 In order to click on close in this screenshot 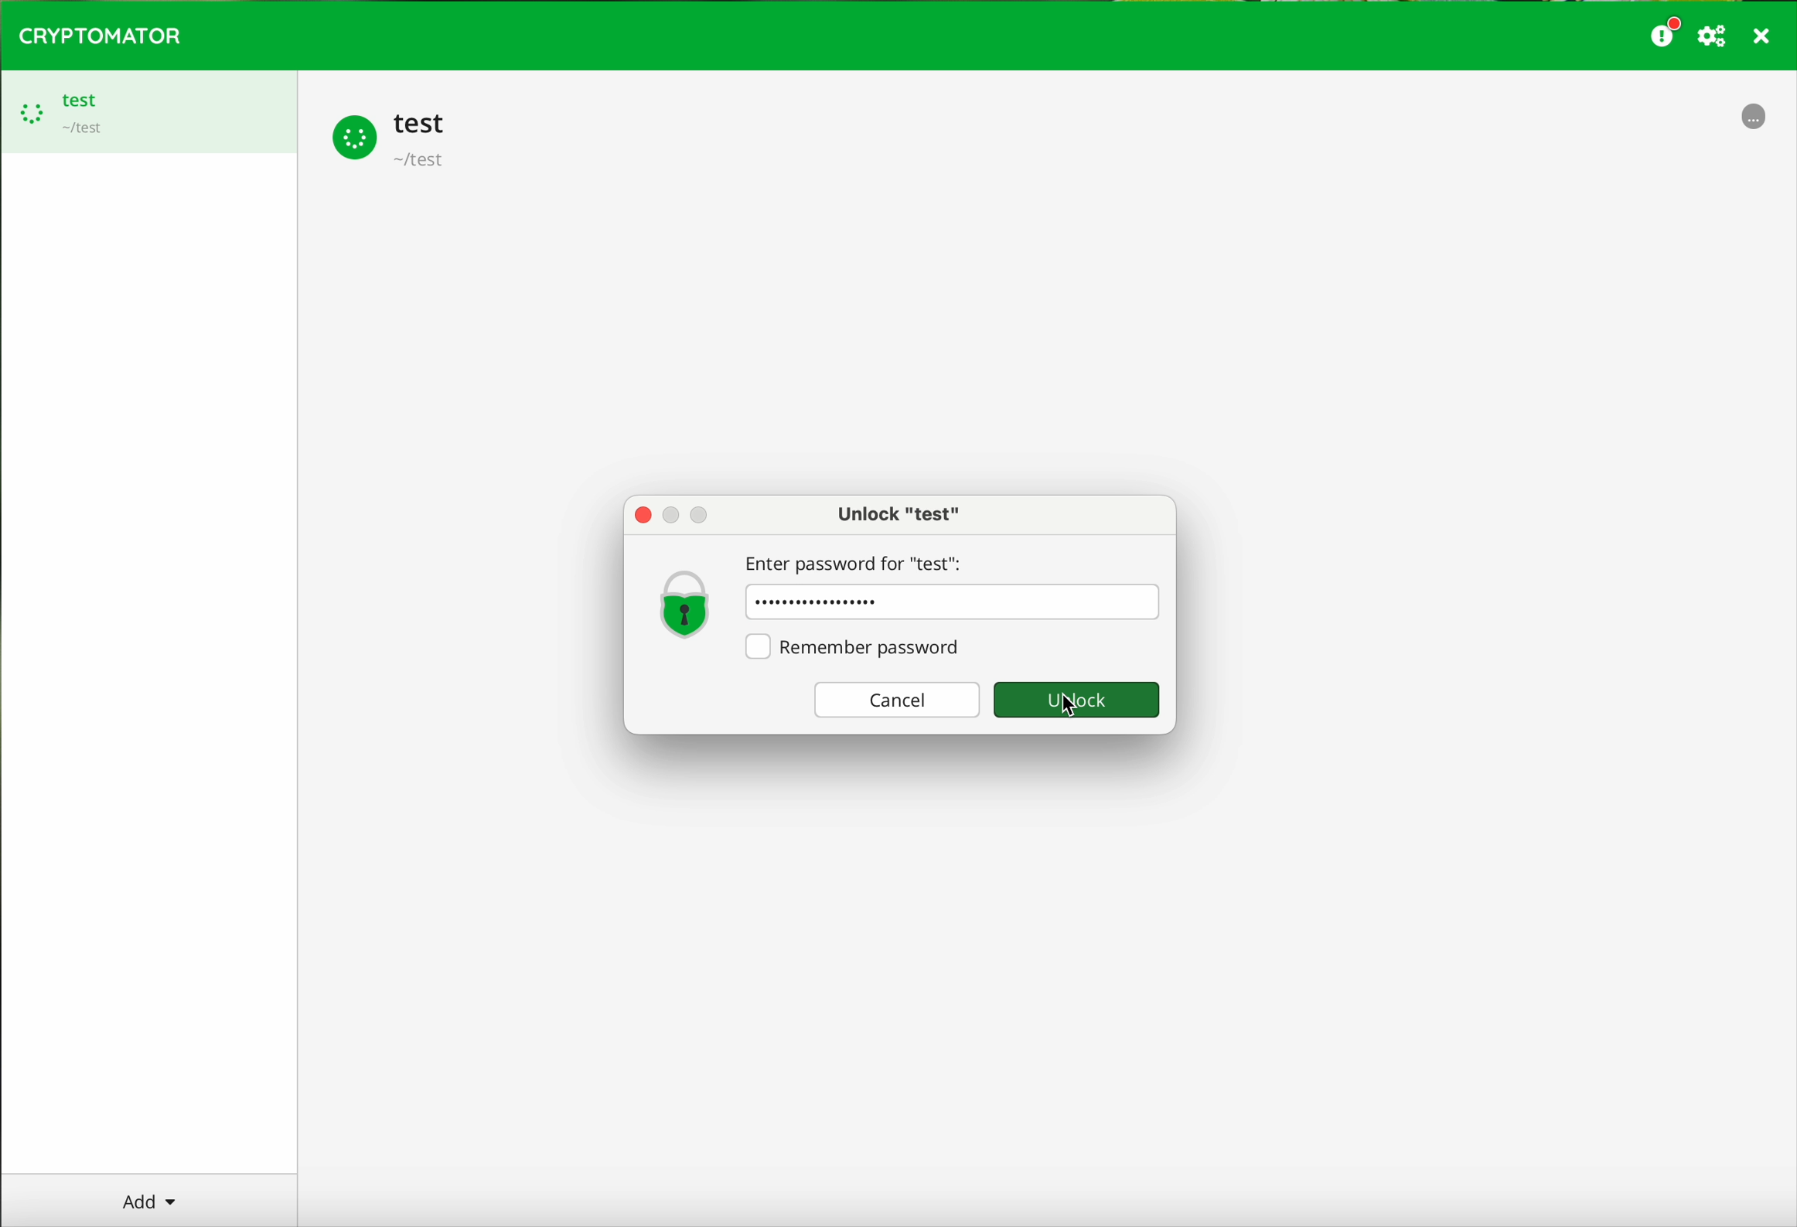, I will do `click(1763, 39)`.